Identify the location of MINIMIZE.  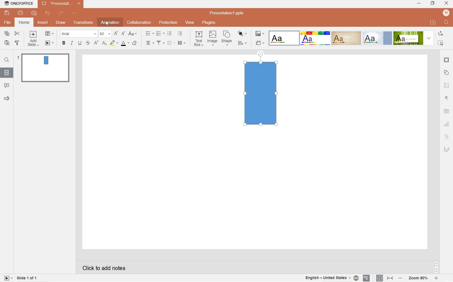
(419, 4).